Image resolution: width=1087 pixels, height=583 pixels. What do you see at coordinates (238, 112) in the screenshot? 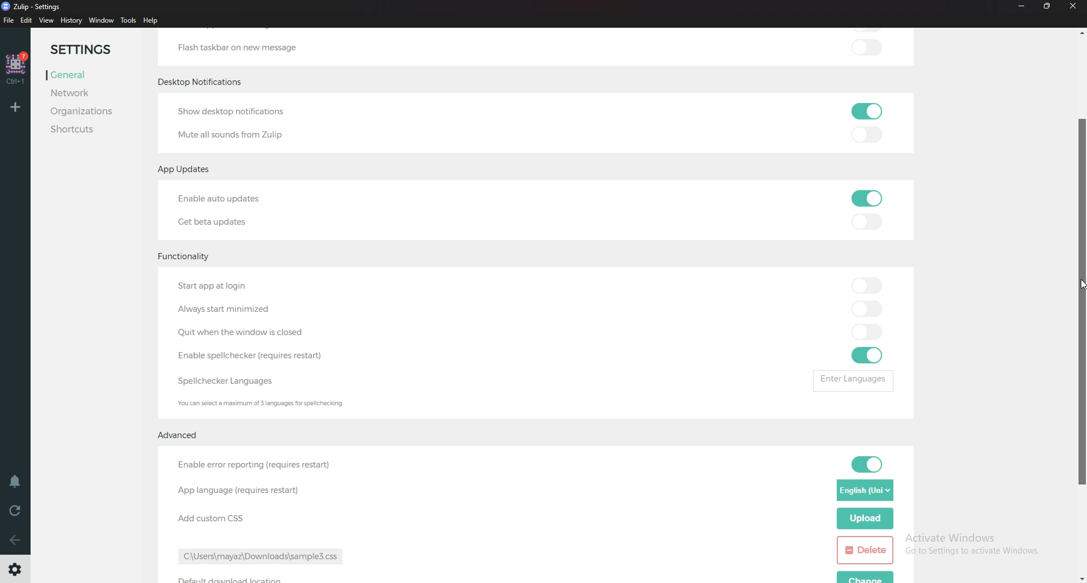
I see `Show desktop notifications` at bounding box center [238, 112].